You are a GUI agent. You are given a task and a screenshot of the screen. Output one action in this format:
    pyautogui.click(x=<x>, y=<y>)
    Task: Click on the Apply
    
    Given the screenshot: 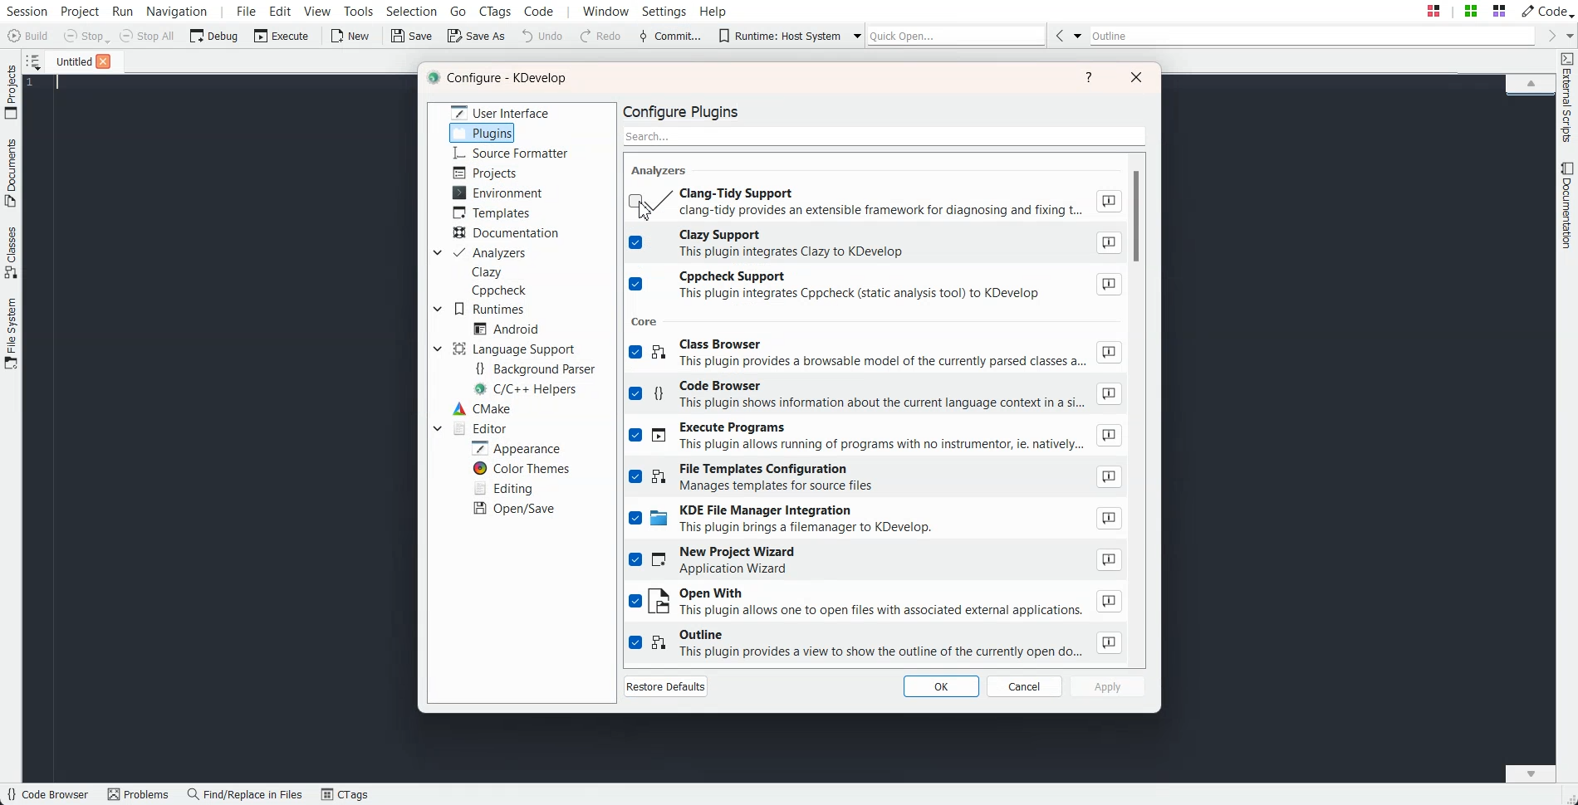 What is the action you would take?
    pyautogui.click(x=1109, y=685)
    